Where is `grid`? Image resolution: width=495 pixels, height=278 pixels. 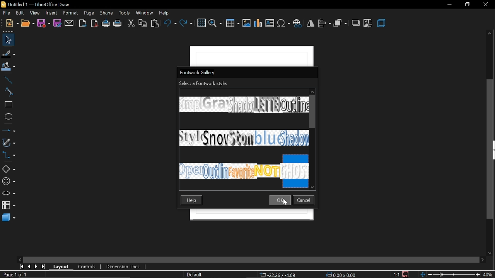 grid is located at coordinates (201, 23).